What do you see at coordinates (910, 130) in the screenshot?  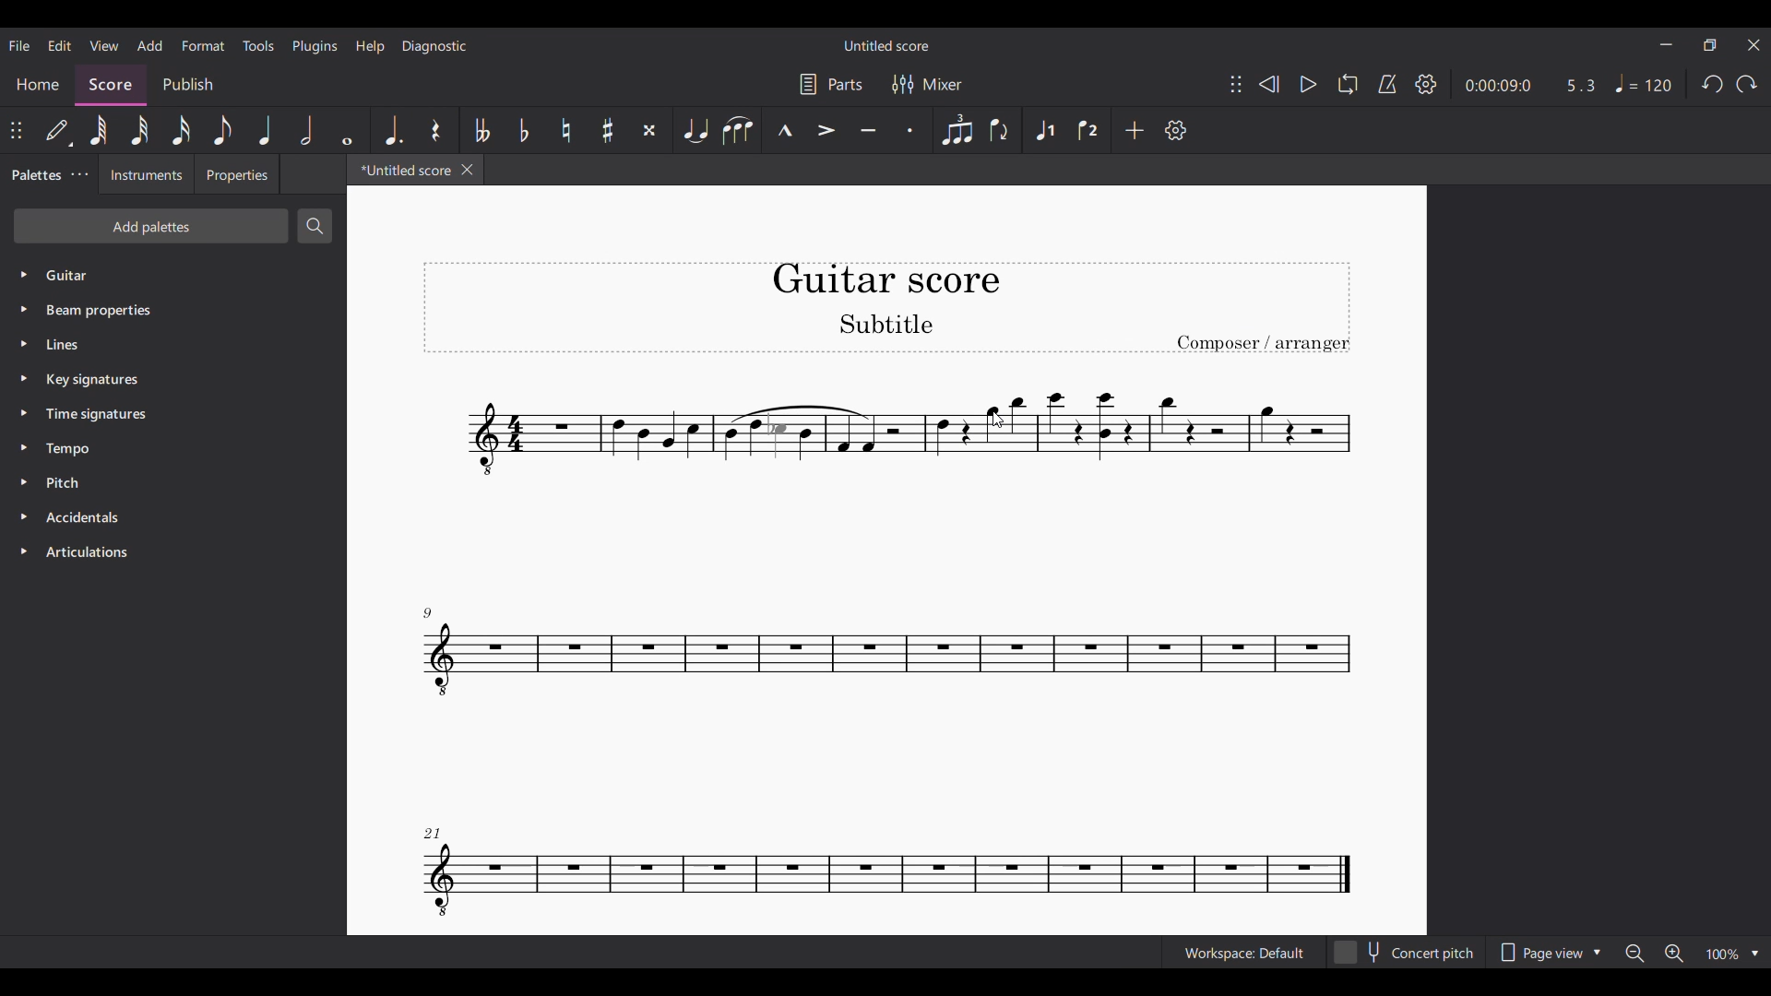 I see `Staccato` at bounding box center [910, 130].